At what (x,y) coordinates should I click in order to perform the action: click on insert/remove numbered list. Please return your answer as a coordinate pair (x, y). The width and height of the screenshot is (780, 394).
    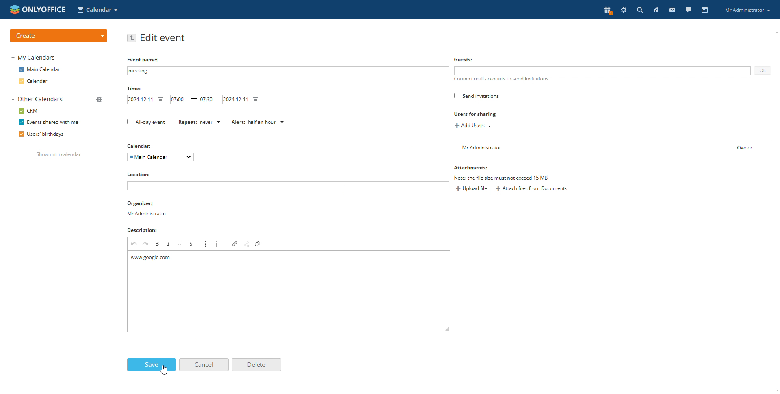
    Looking at the image, I should click on (208, 244).